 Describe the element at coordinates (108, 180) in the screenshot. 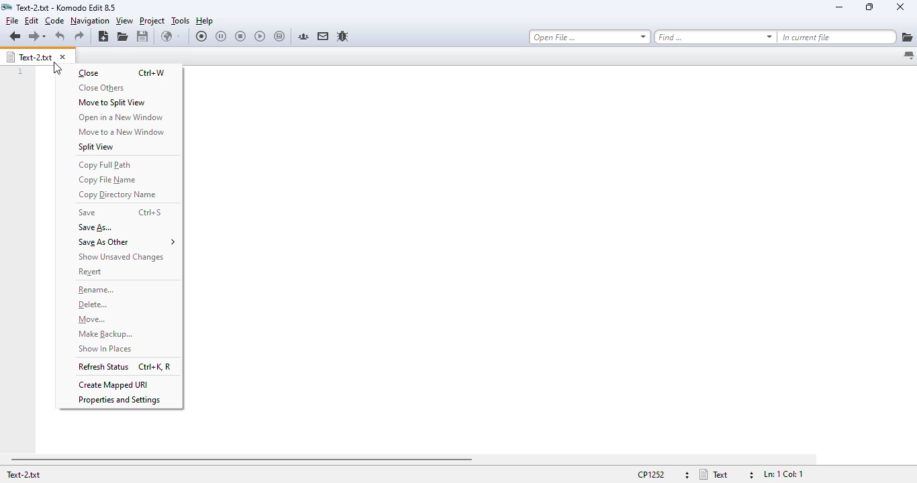

I see `copy file name` at that location.